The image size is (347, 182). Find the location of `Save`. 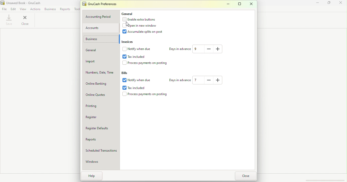

Save is located at coordinates (8, 20).